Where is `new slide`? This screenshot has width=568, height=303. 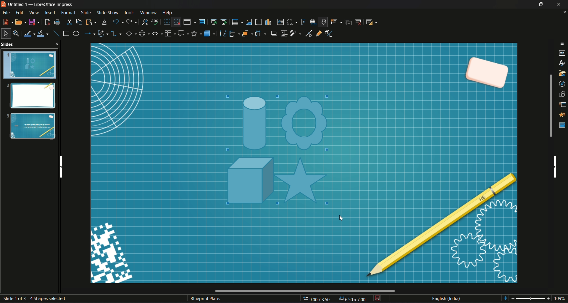 new slide is located at coordinates (336, 22).